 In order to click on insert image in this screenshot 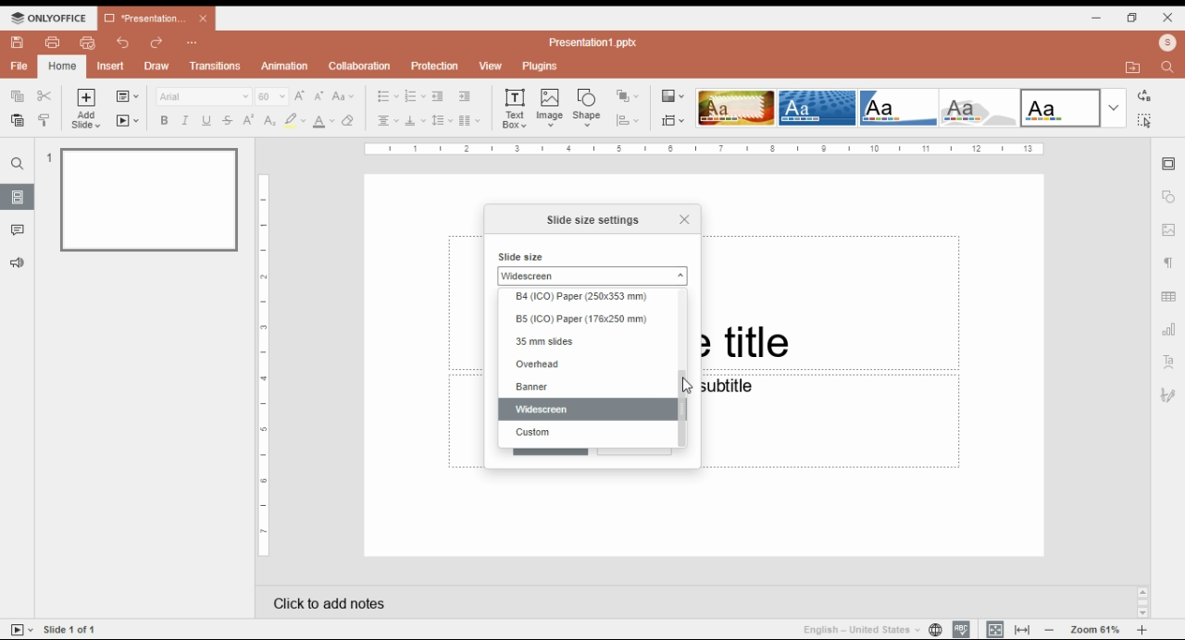, I will do `click(551, 107)`.